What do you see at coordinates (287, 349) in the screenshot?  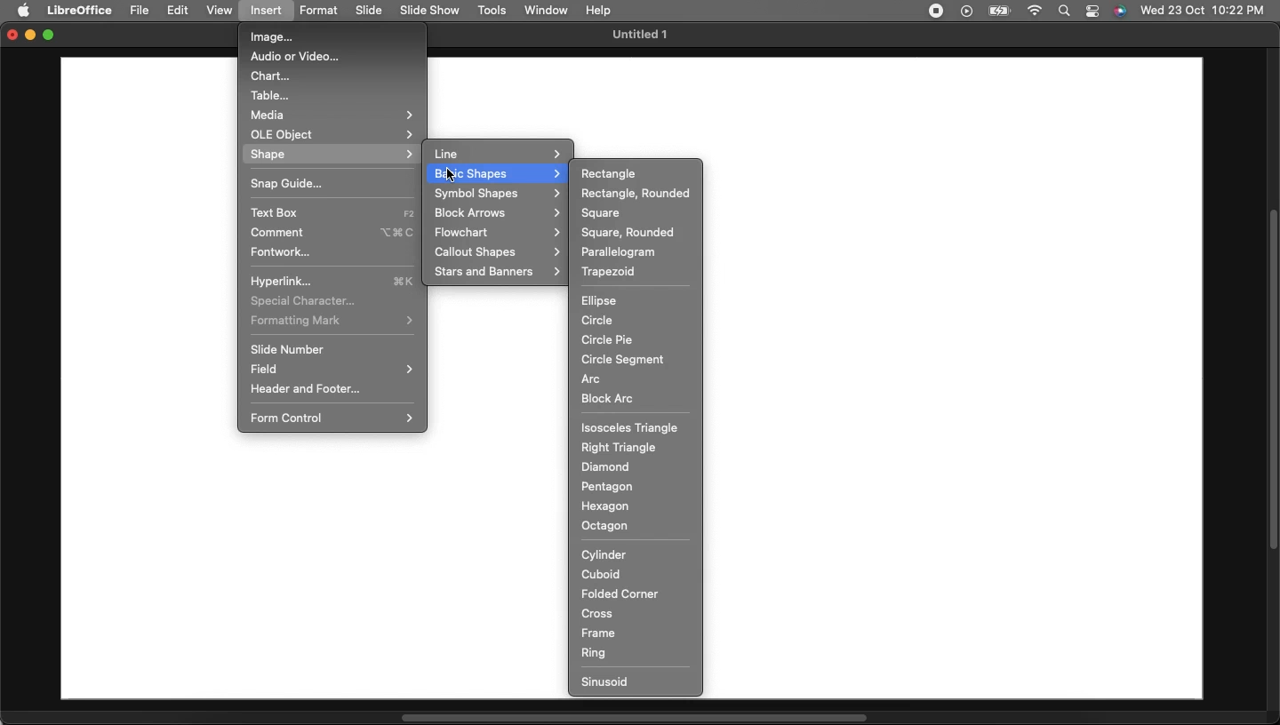 I see `Slide number` at bounding box center [287, 349].